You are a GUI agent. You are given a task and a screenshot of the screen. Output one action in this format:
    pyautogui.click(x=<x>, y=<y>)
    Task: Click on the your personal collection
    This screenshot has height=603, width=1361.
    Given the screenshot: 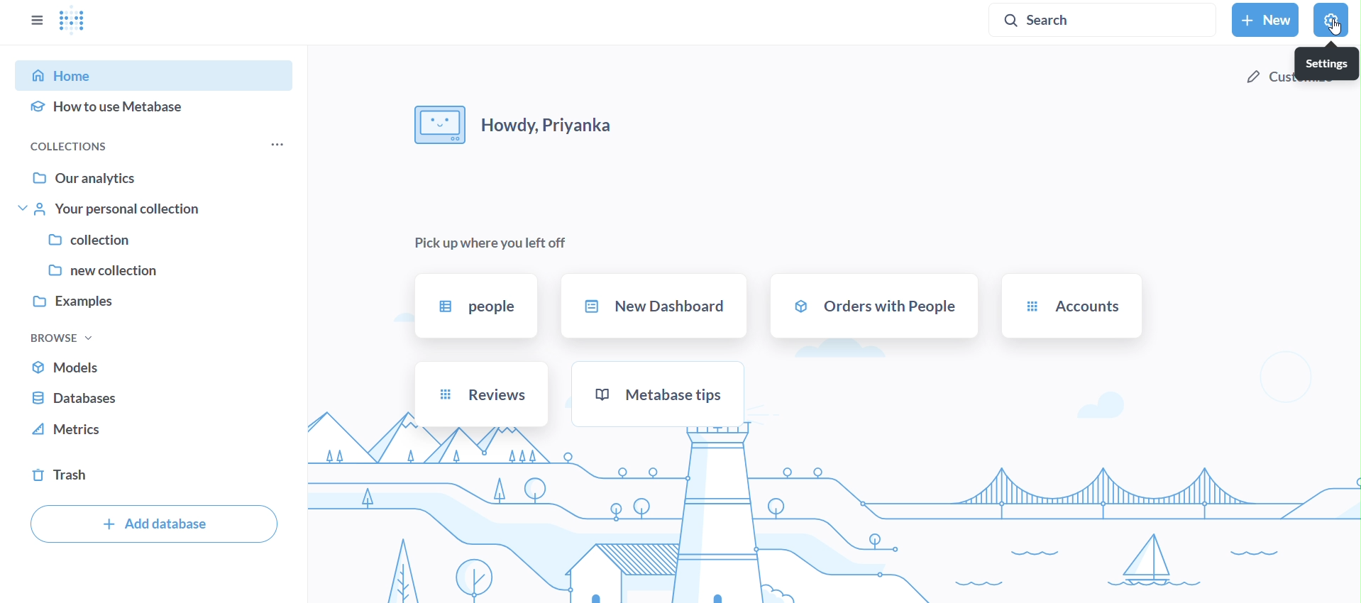 What is the action you would take?
    pyautogui.click(x=156, y=208)
    